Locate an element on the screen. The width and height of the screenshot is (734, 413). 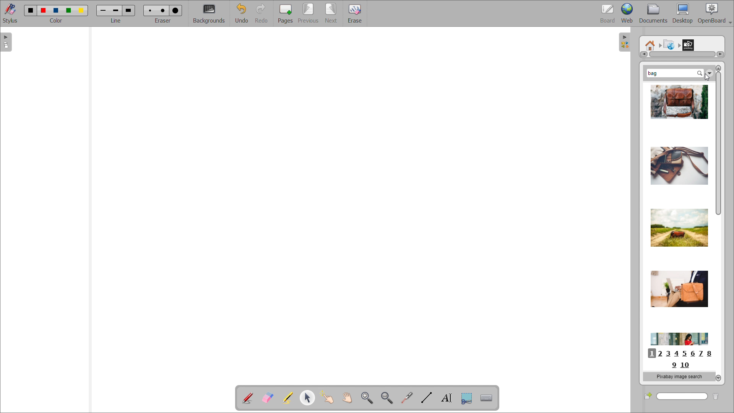
1 is located at coordinates (651, 353).